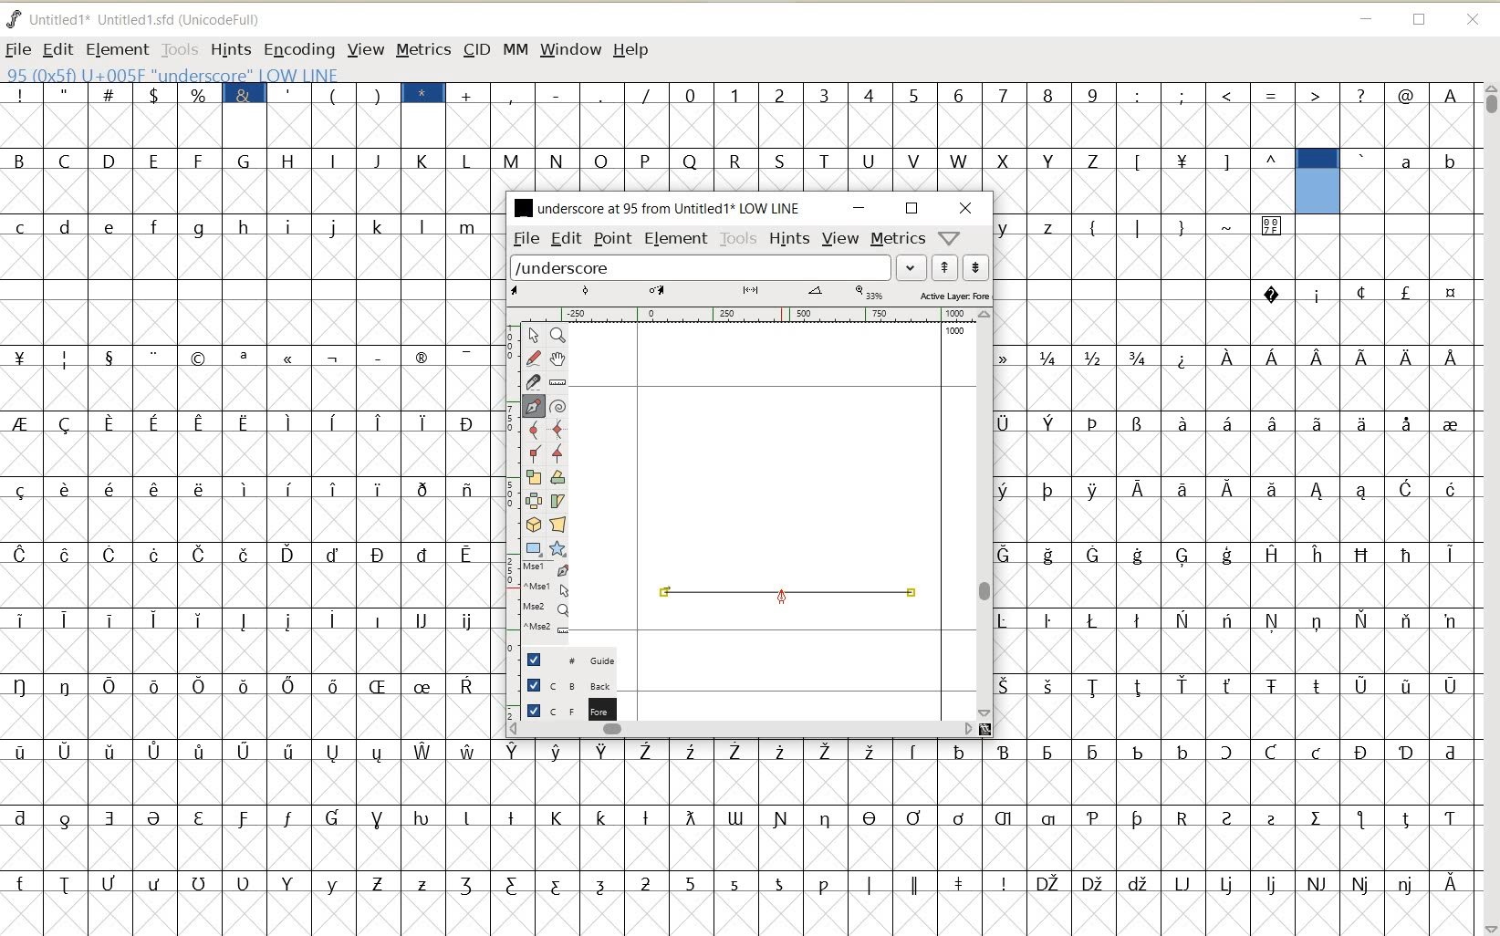 This screenshot has height=936, width=1500. What do you see at coordinates (559, 359) in the screenshot?
I see `scroll by hand` at bounding box center [559, 359].